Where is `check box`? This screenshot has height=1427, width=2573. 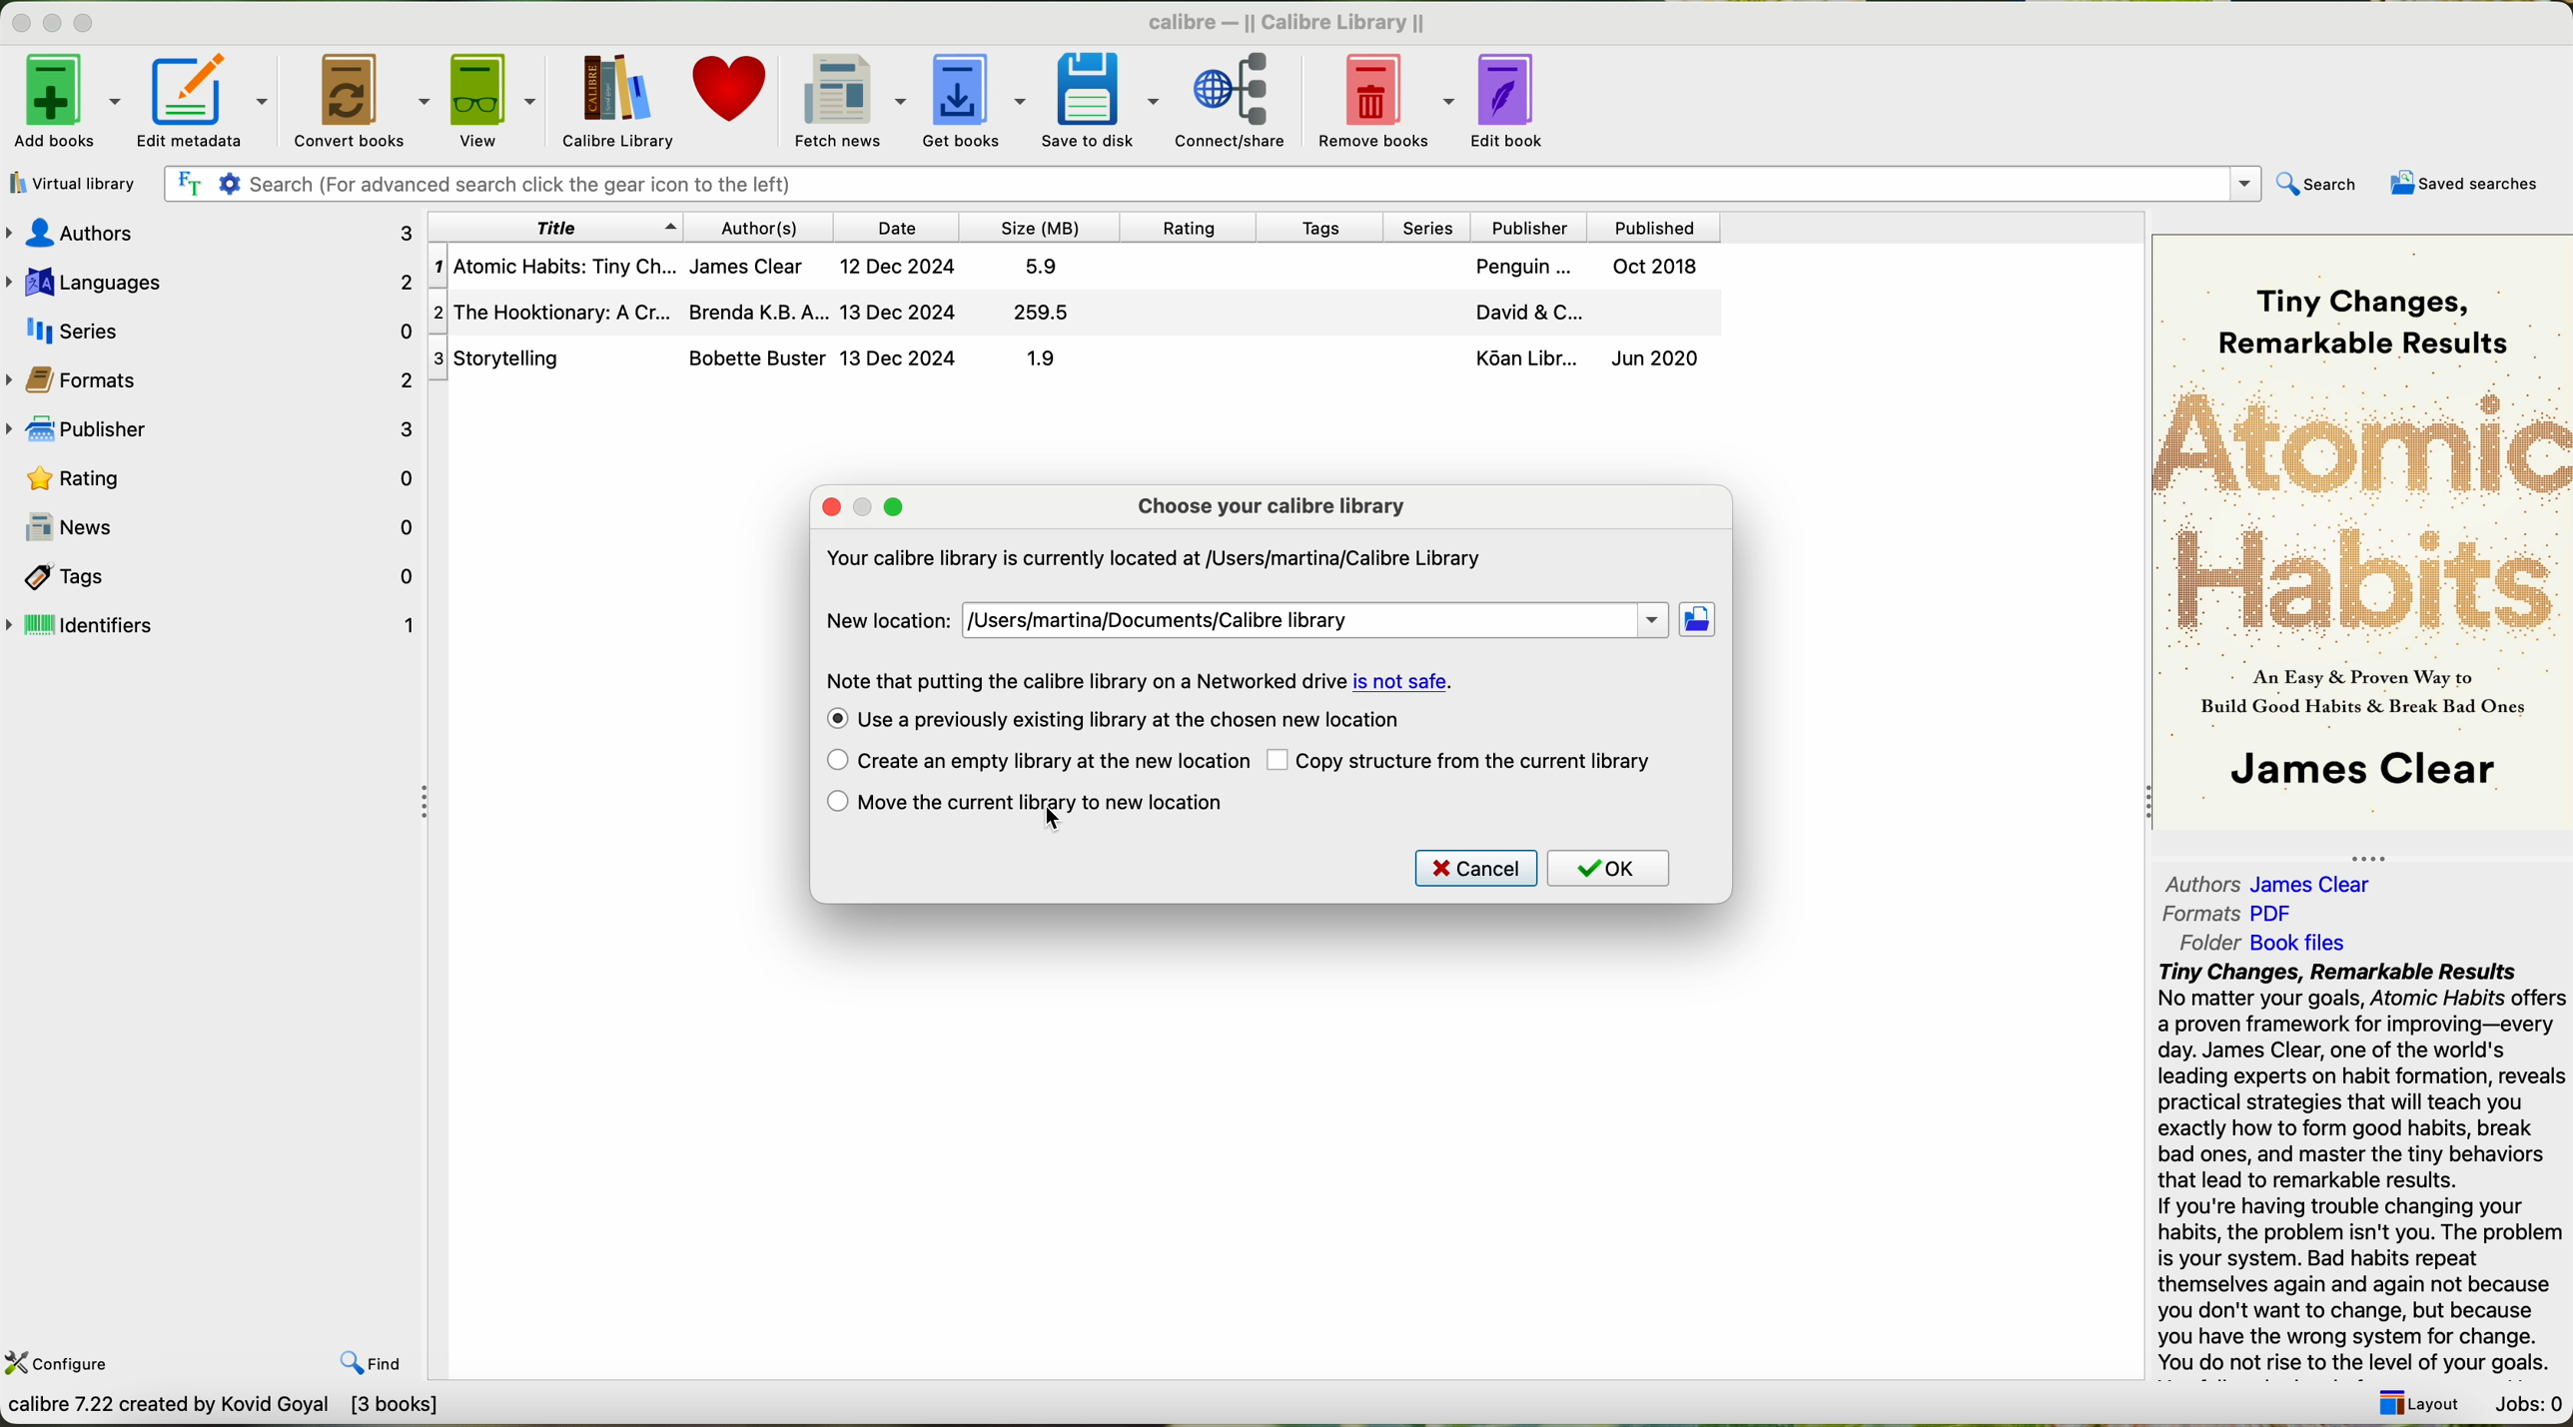 check box is located at coordinates (832, 720).